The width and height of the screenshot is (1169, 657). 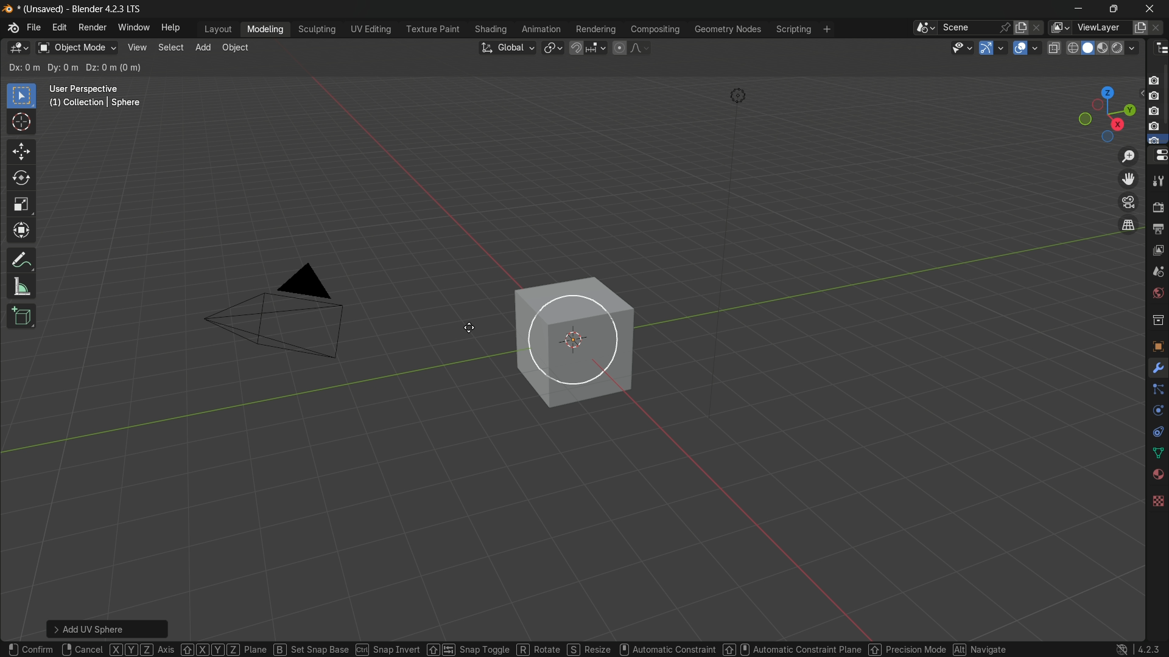 What do you see at coordinates (554, 48) in the screenshot?
I see `transform pivot table` at bounding box center [554, 48].